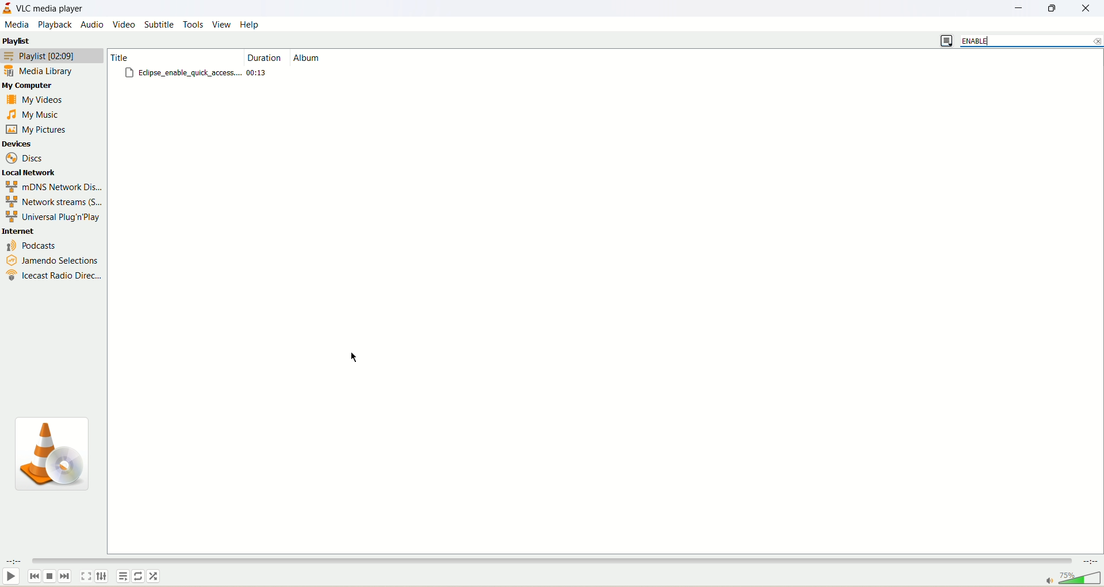 The width and height of the screenshot is (1104, 587). What do you see at coordinates (250, 24) in the screenshot?
I see `help` at bounding box center [250, 24].